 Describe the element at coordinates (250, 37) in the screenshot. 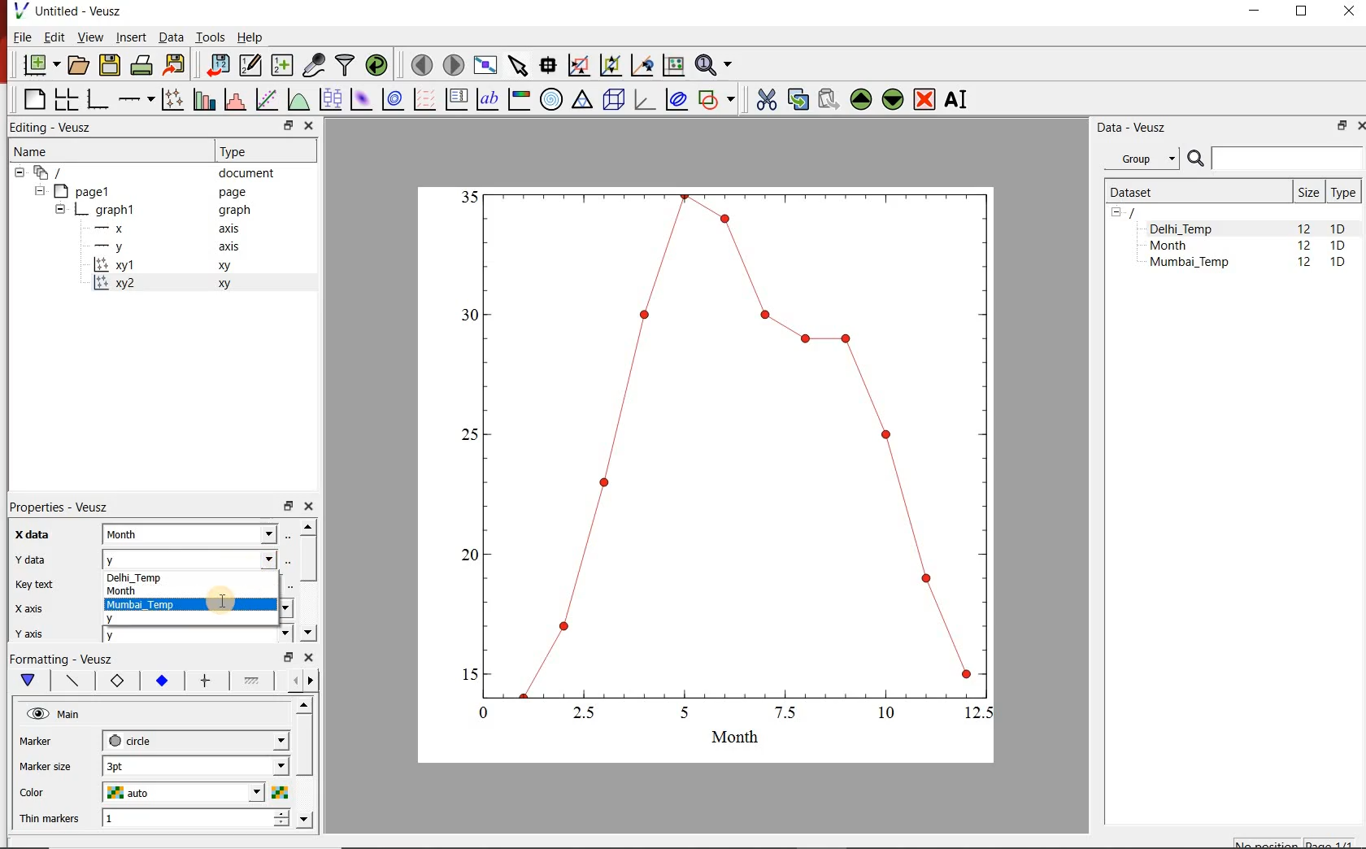

I see `Help` at that location.